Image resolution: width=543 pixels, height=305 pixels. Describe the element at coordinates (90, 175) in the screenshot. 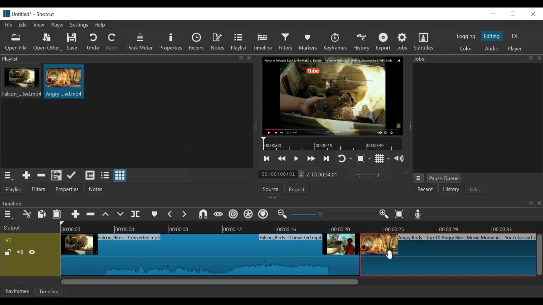

I see `view as details` at that location.